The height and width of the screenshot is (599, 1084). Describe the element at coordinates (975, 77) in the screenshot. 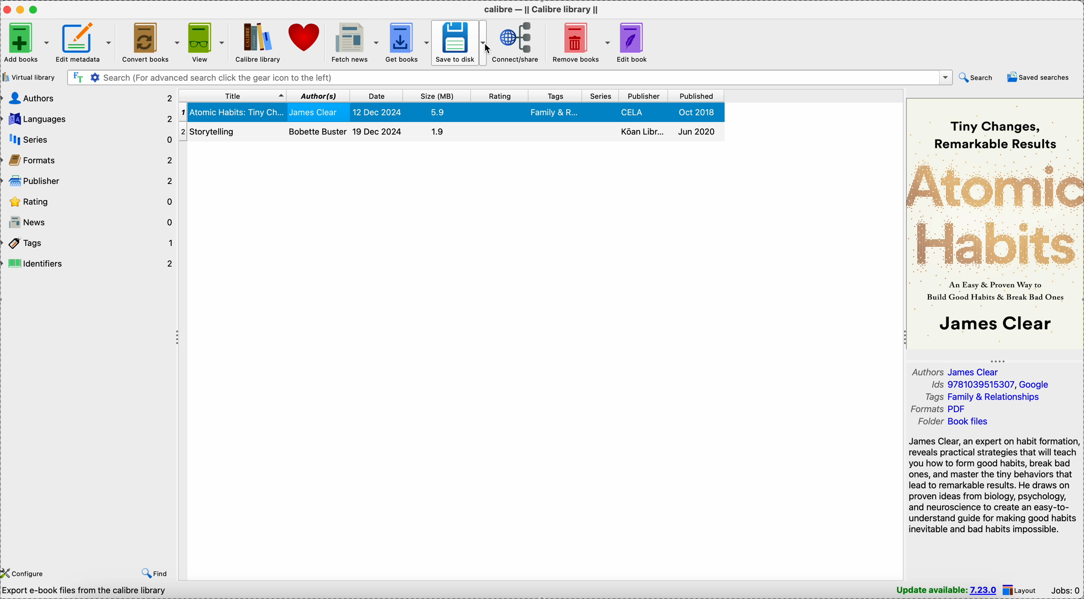

I see `search` at that location.